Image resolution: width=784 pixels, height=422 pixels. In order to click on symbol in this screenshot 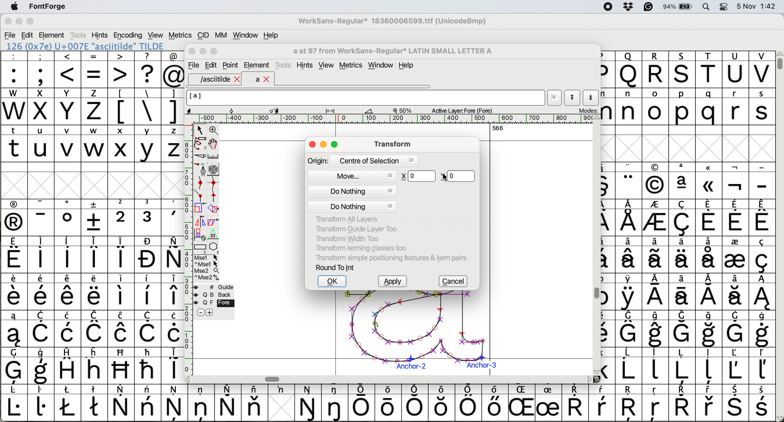, I will do `click(468, 403)`.